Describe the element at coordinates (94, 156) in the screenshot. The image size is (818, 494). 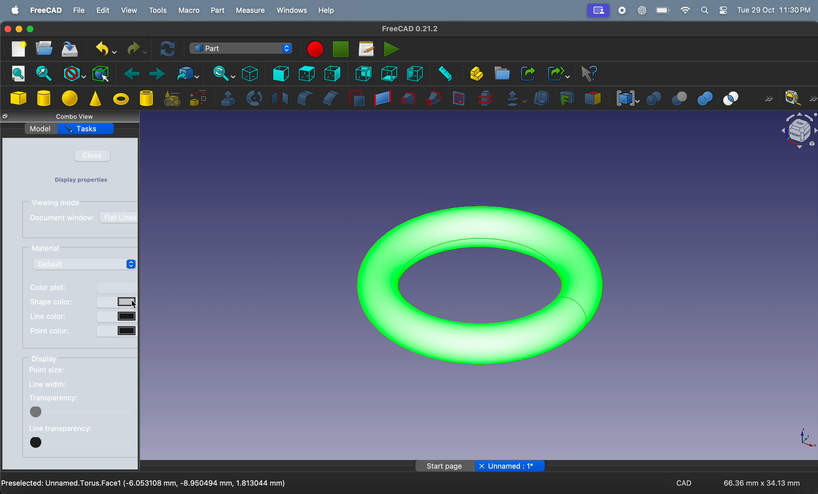
I see `close` at that location.